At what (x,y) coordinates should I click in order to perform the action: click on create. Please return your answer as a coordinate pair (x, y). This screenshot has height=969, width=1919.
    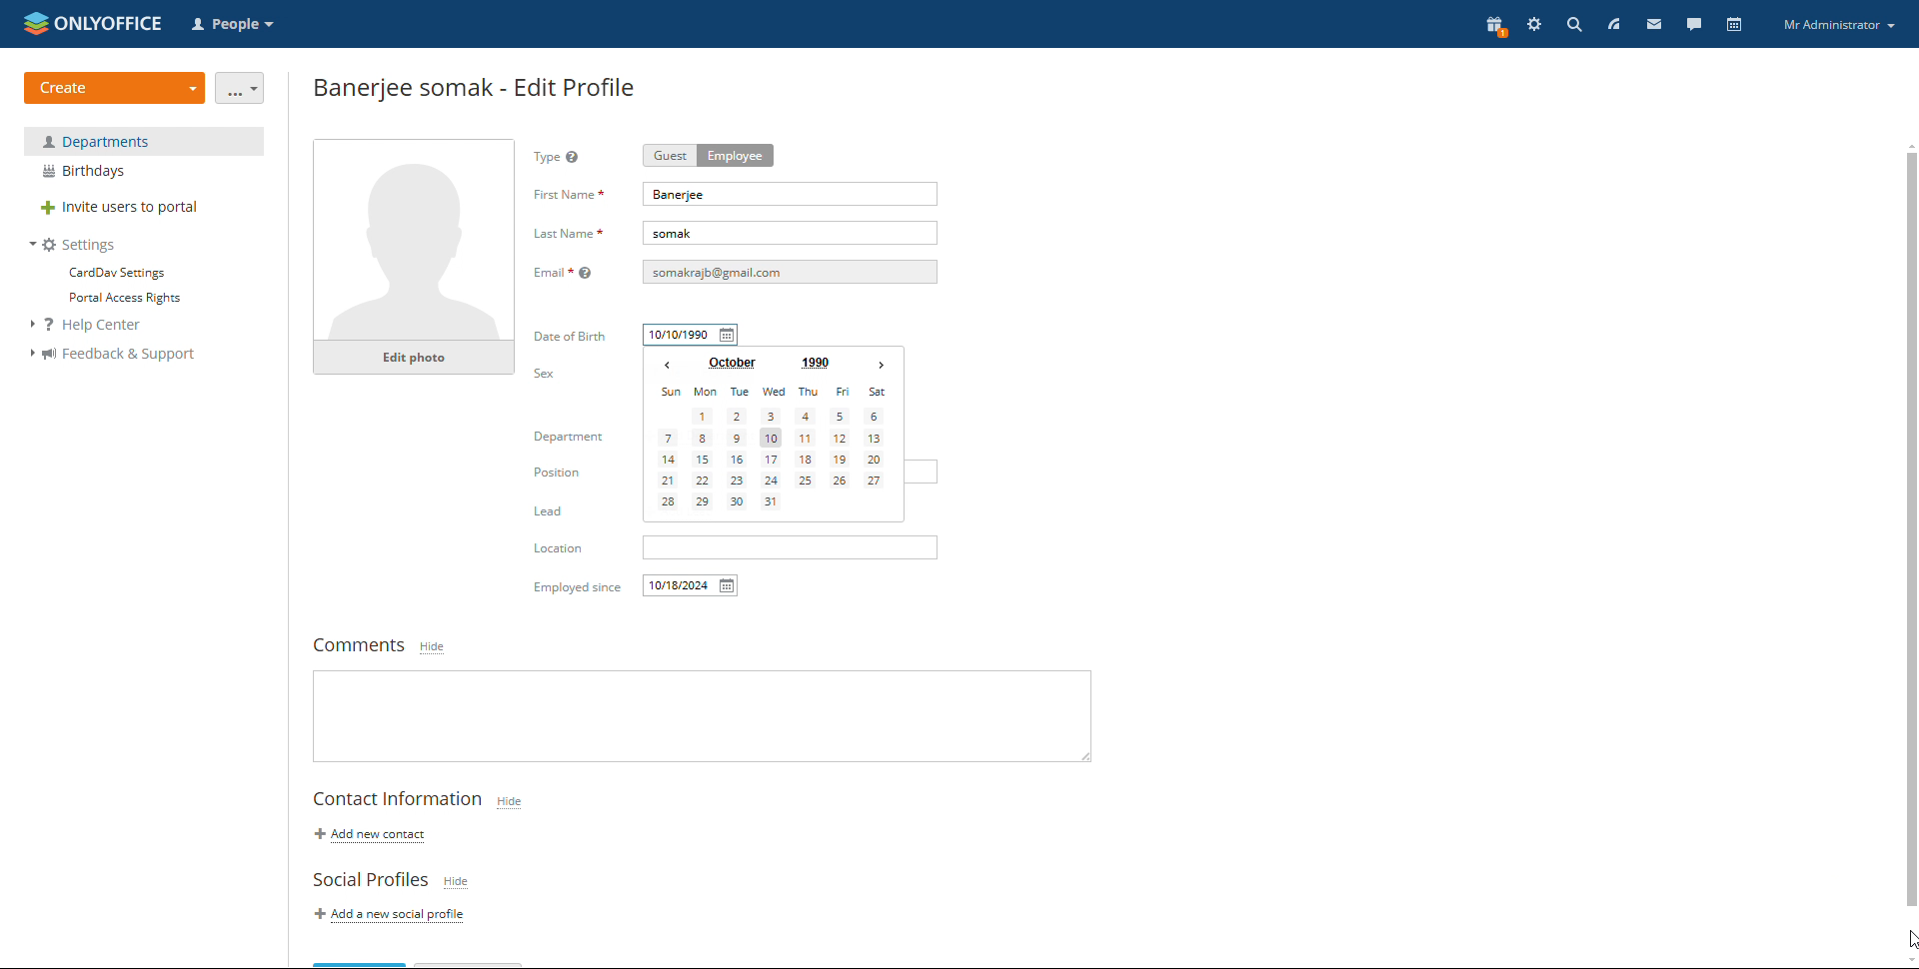
    Looking at the image, I should click on (115, 88).